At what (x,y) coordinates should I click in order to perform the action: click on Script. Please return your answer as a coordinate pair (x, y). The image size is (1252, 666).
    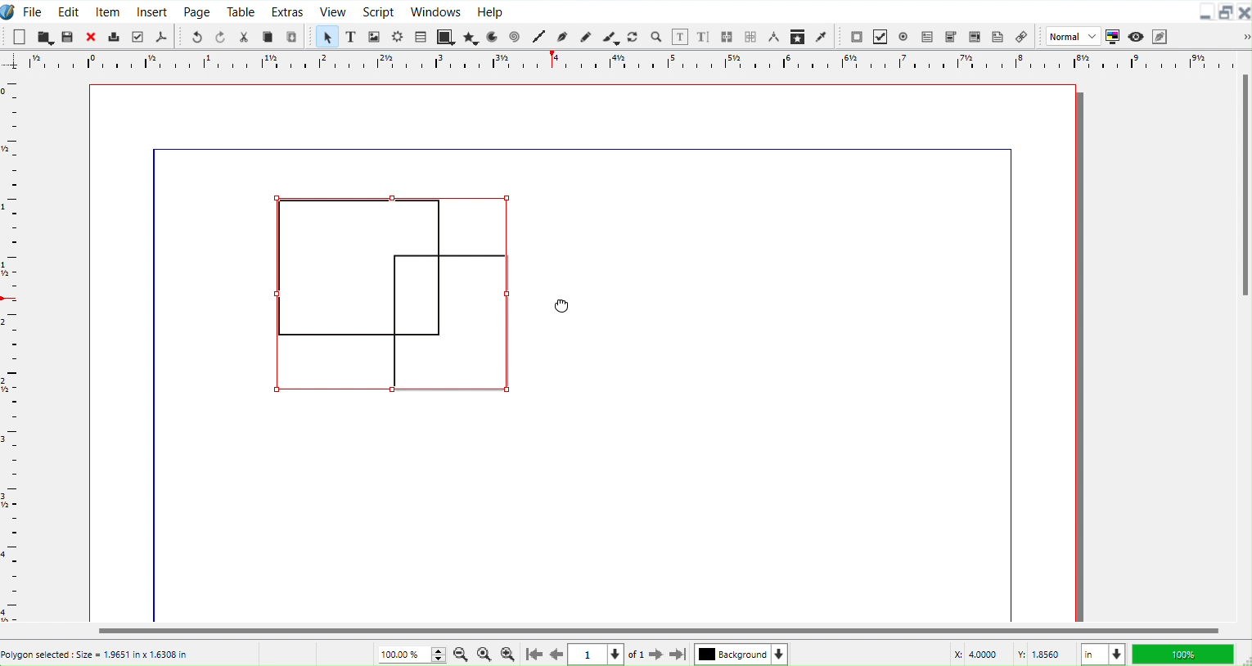
    Looking at the image, I should click on (379, 11).